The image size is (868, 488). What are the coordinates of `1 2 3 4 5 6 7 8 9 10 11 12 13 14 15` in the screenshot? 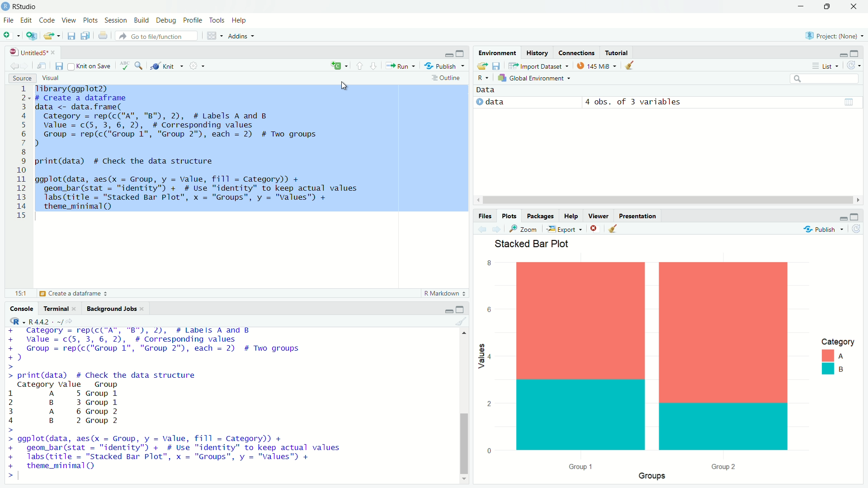 It's located at (22, 153).